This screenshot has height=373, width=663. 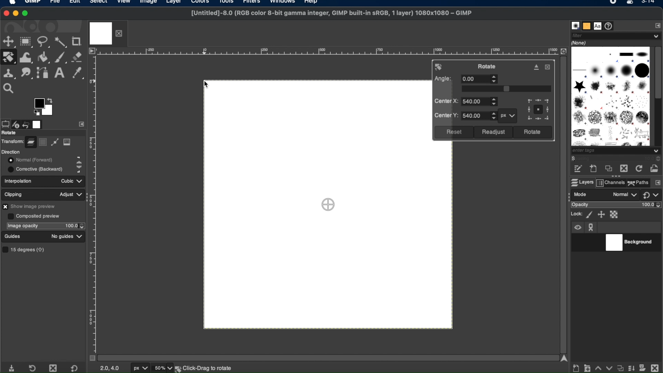 What do you see at coordinates (624, 195) in the screenshot?
I see `normal drop down` at bounding box center [624, 195].